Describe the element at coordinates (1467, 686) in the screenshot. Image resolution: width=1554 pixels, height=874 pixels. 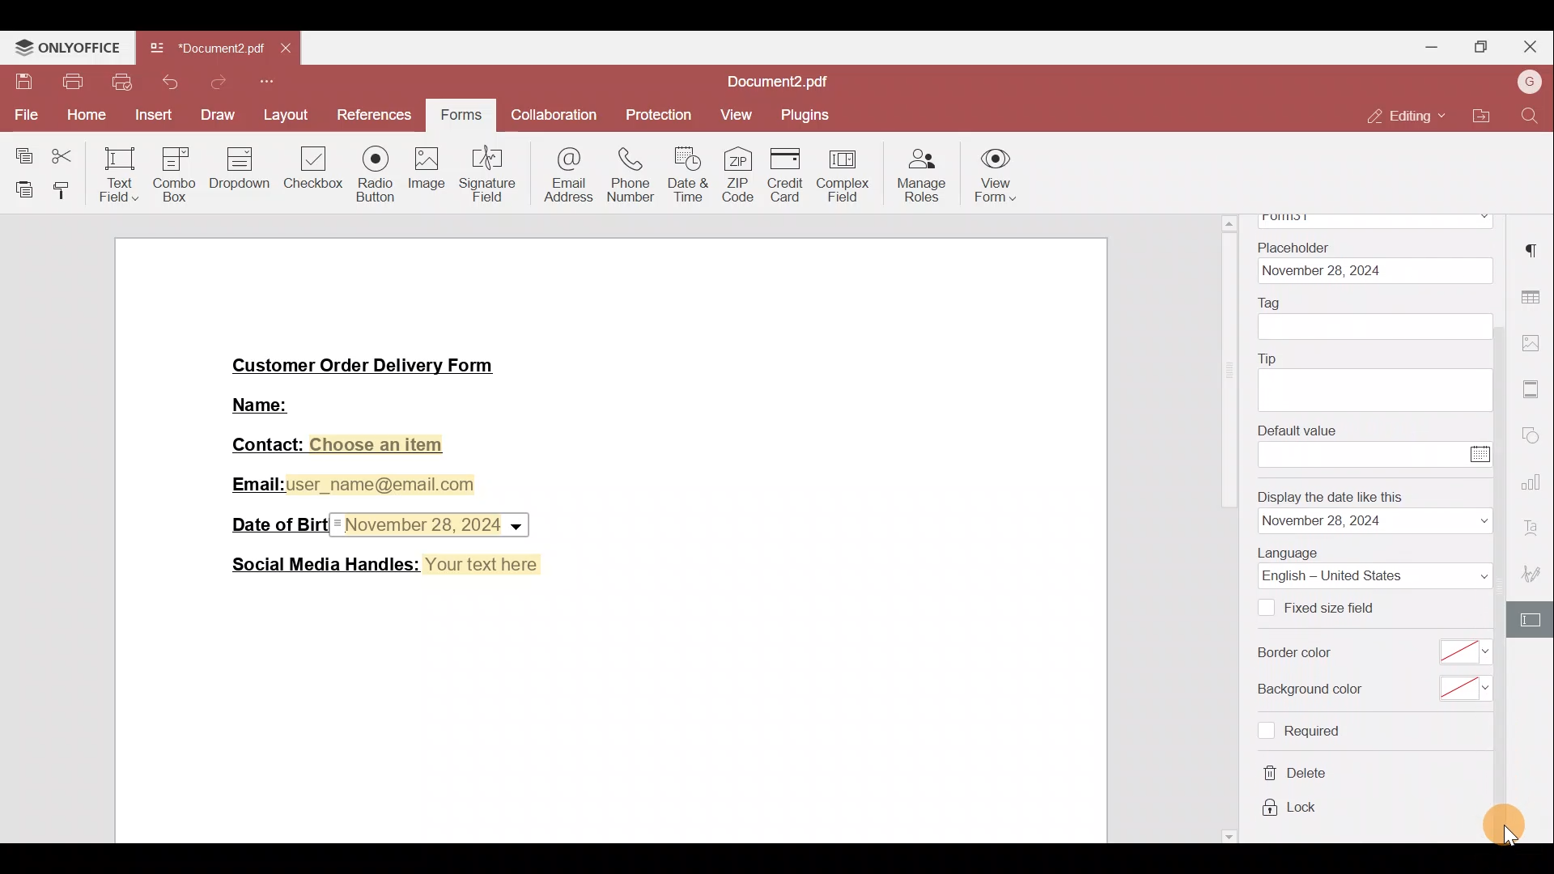
I see `select background color` at that location.